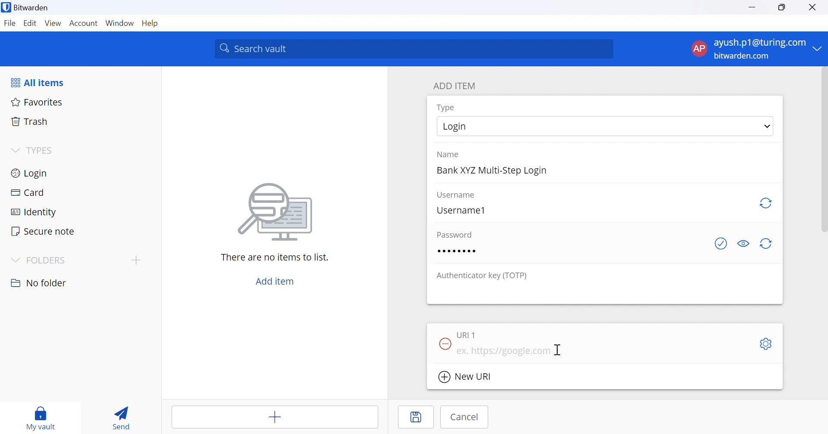 The image size is (828, 434). I want to click on Cancel, so click(464, 417).